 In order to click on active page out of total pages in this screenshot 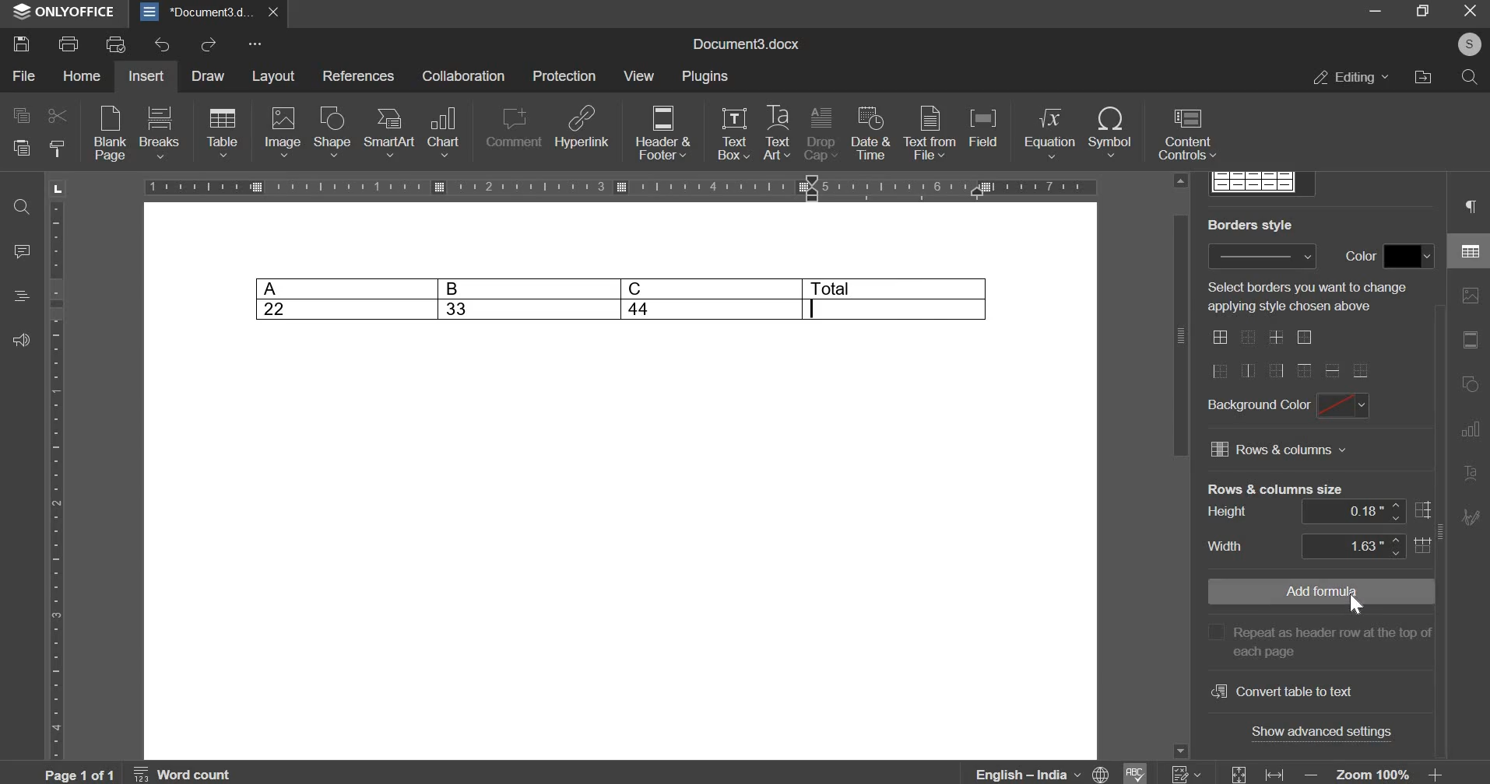, I will do `click(77, 774)`.